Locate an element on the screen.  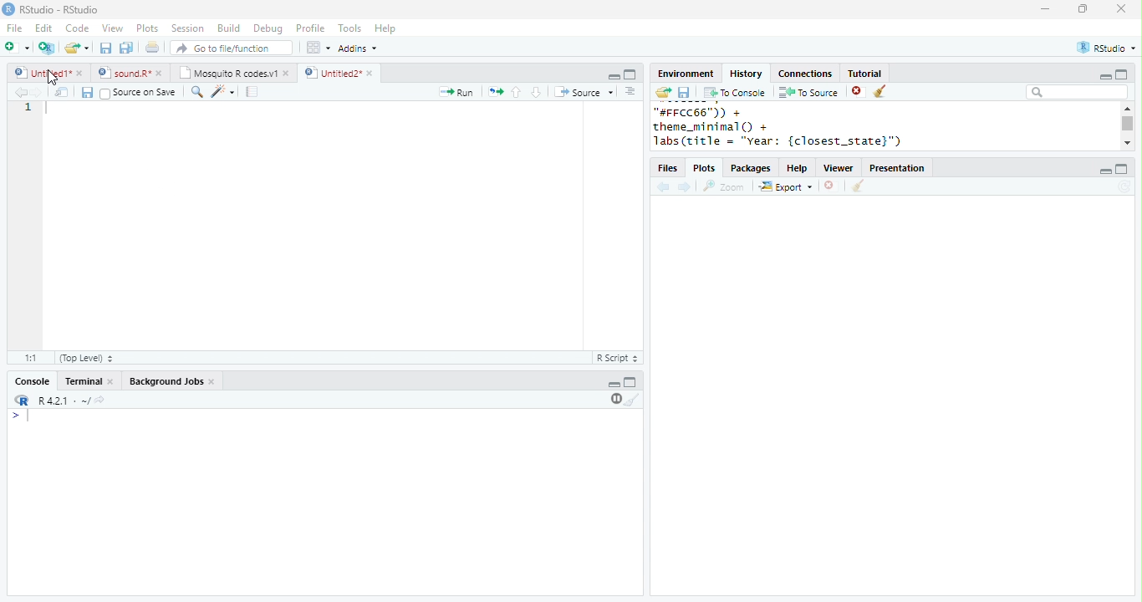
Terminal is located at coordinates (82, 381).